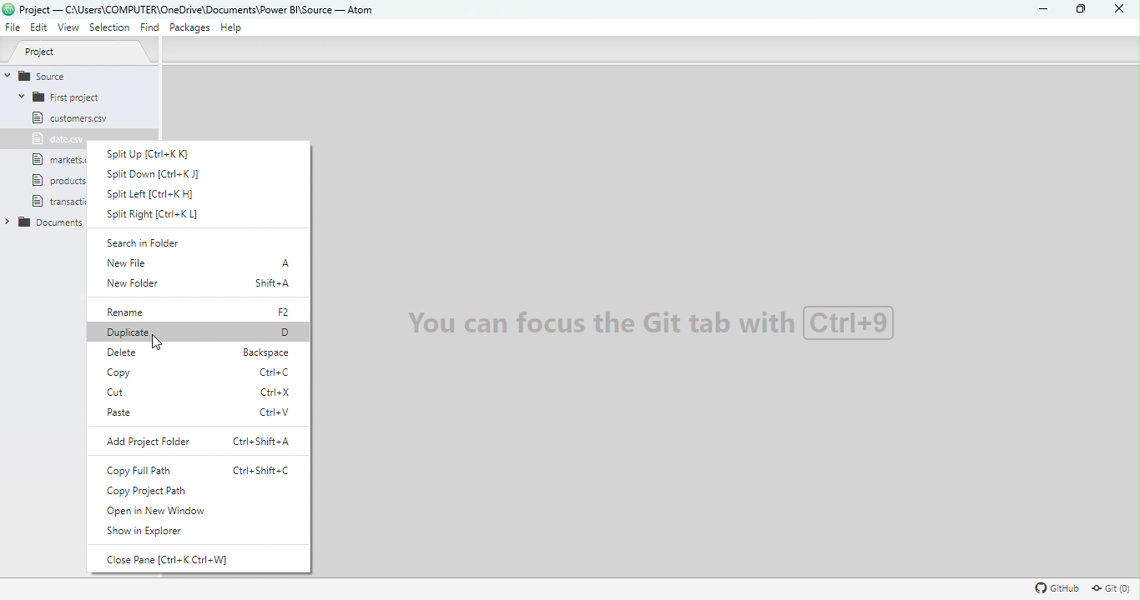 The width and height of the screenshot is (1140, 600). I want to click on New file, so click(199, 266).